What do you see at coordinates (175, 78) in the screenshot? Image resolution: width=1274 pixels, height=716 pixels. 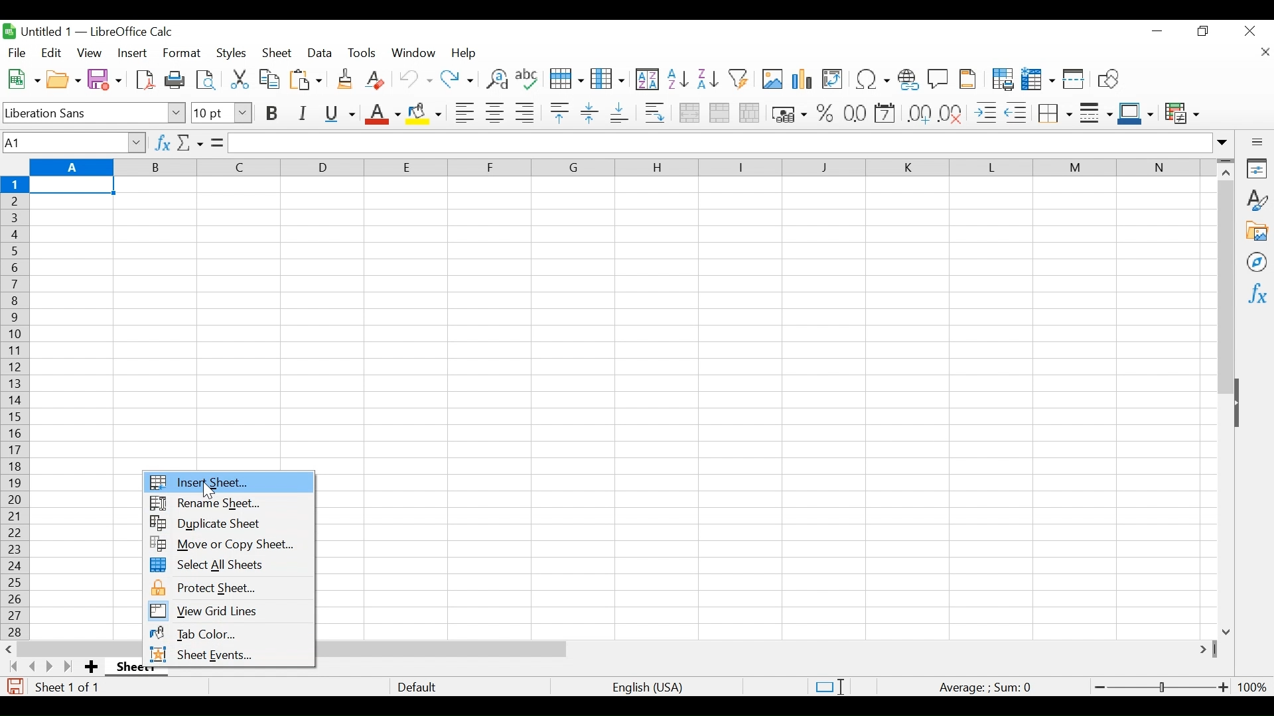 I see `Print` at bounding box center [175, 78].